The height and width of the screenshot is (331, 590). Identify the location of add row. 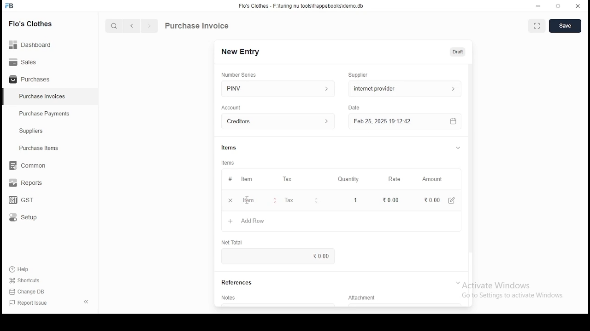
(254, 200).